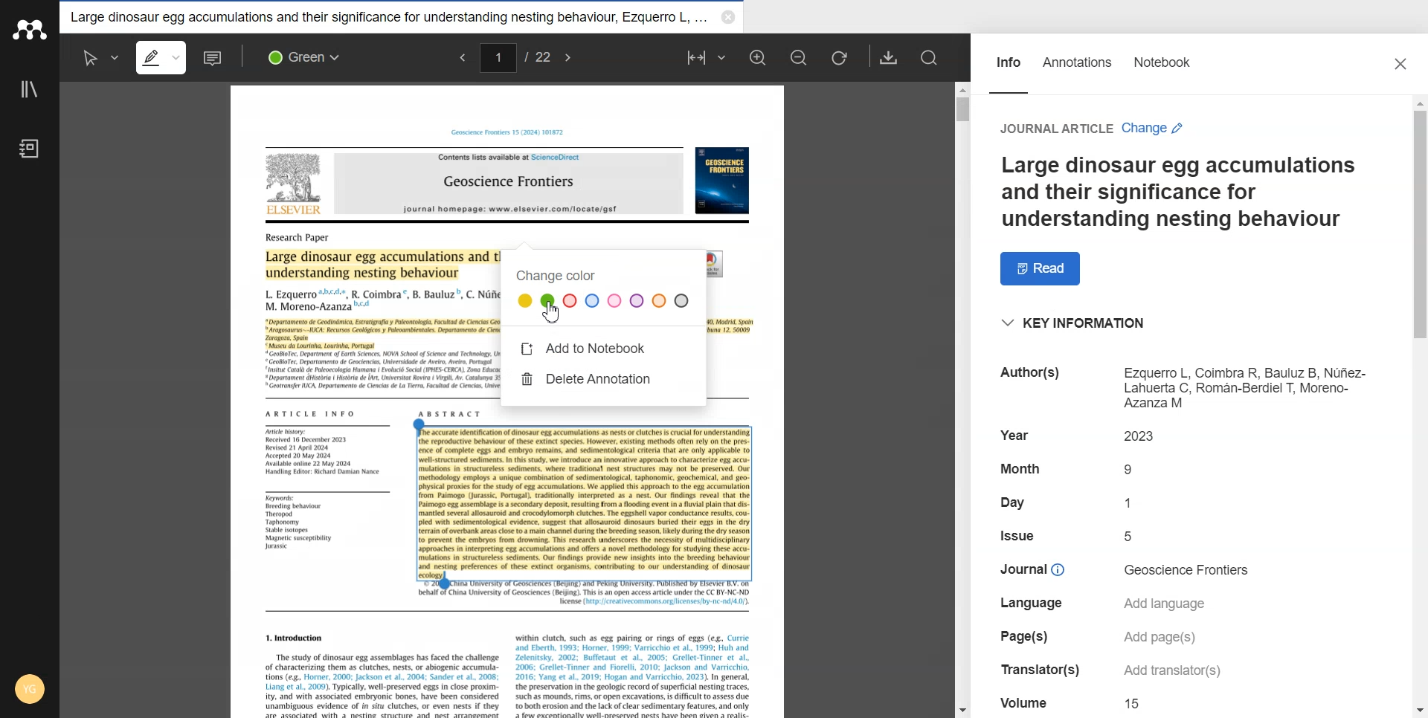  What do you see at coordinates (29, 631) in the screenshot?
I see `Auto sync` at bounding box center [29, 631].